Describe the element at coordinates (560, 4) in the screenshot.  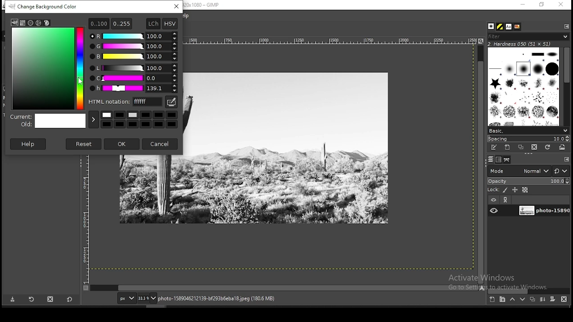
I see `close window` at that location.